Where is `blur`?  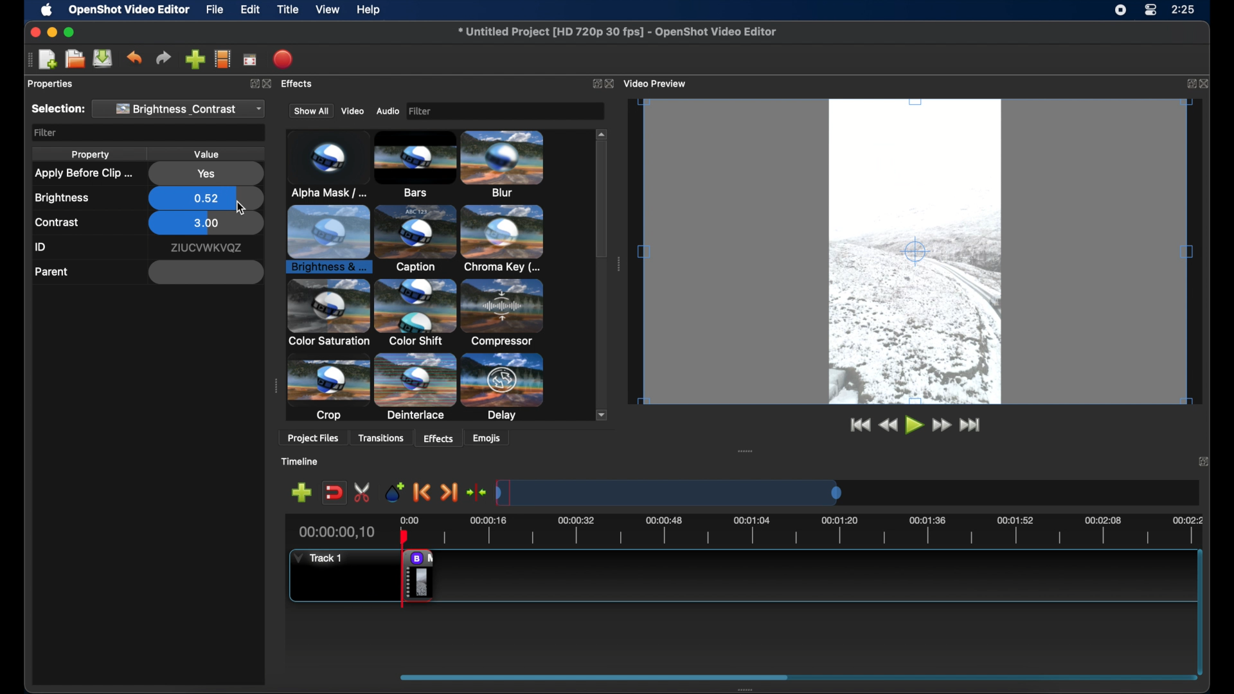 blur is located at coordinates (409, 164).